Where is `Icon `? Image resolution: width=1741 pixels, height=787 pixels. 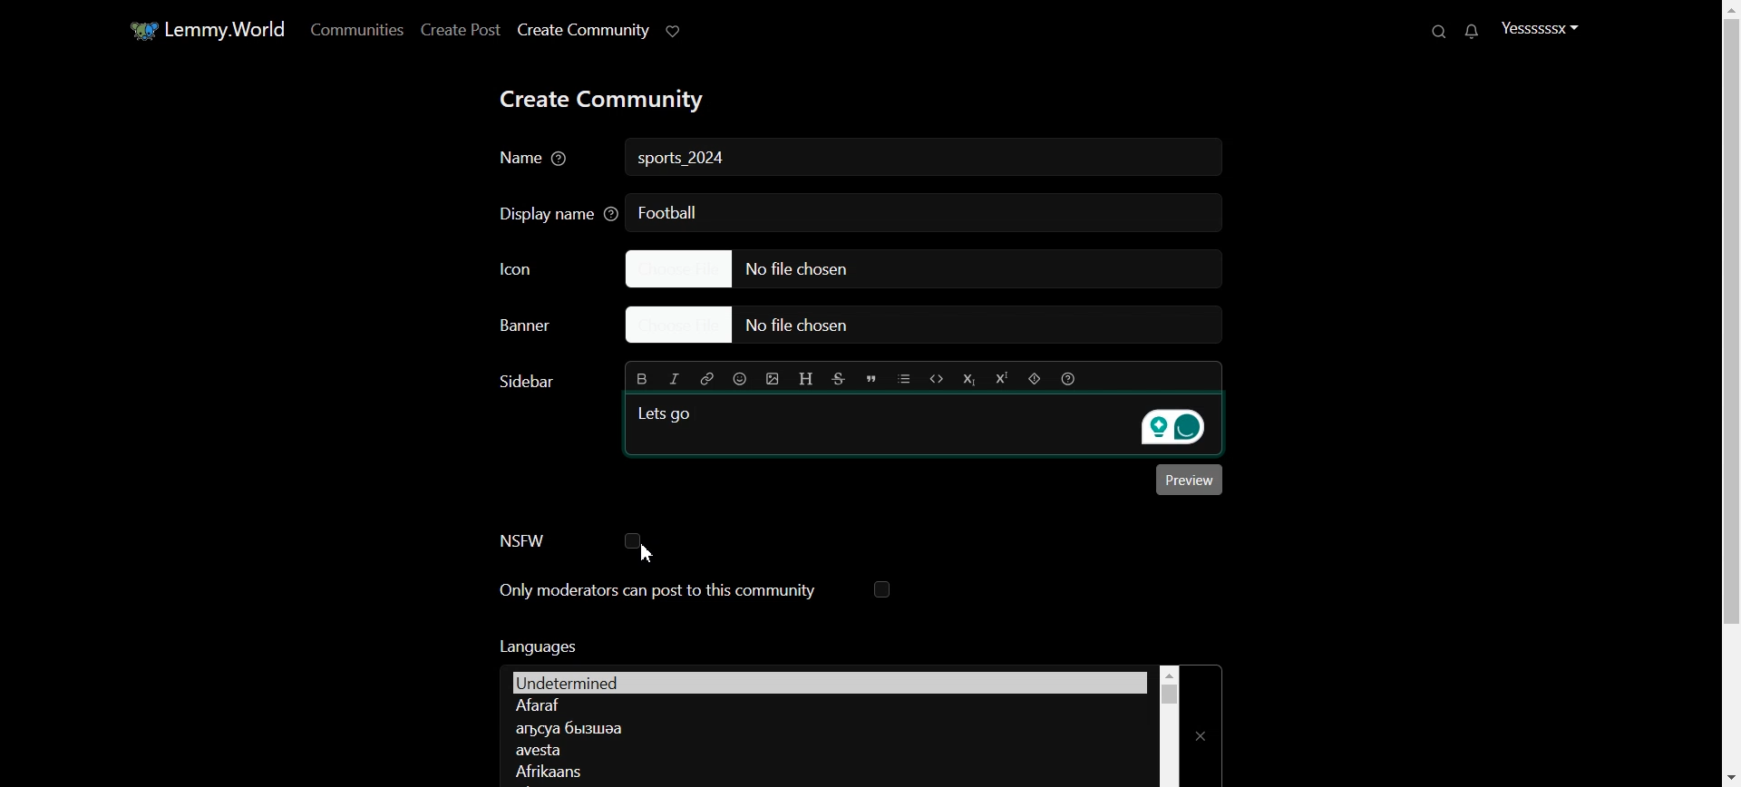 Icon  is located at coordinates (544, 267).